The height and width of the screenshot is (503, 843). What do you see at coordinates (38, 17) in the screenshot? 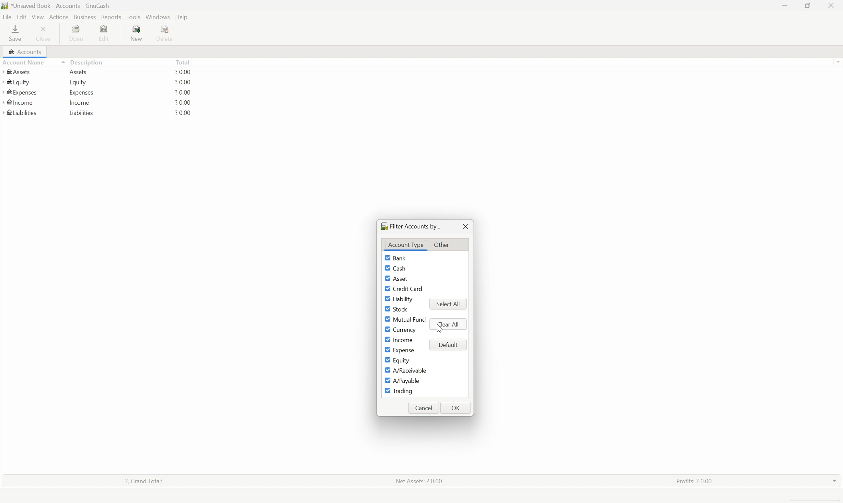
I see `View` at bounding box center [38, 17].